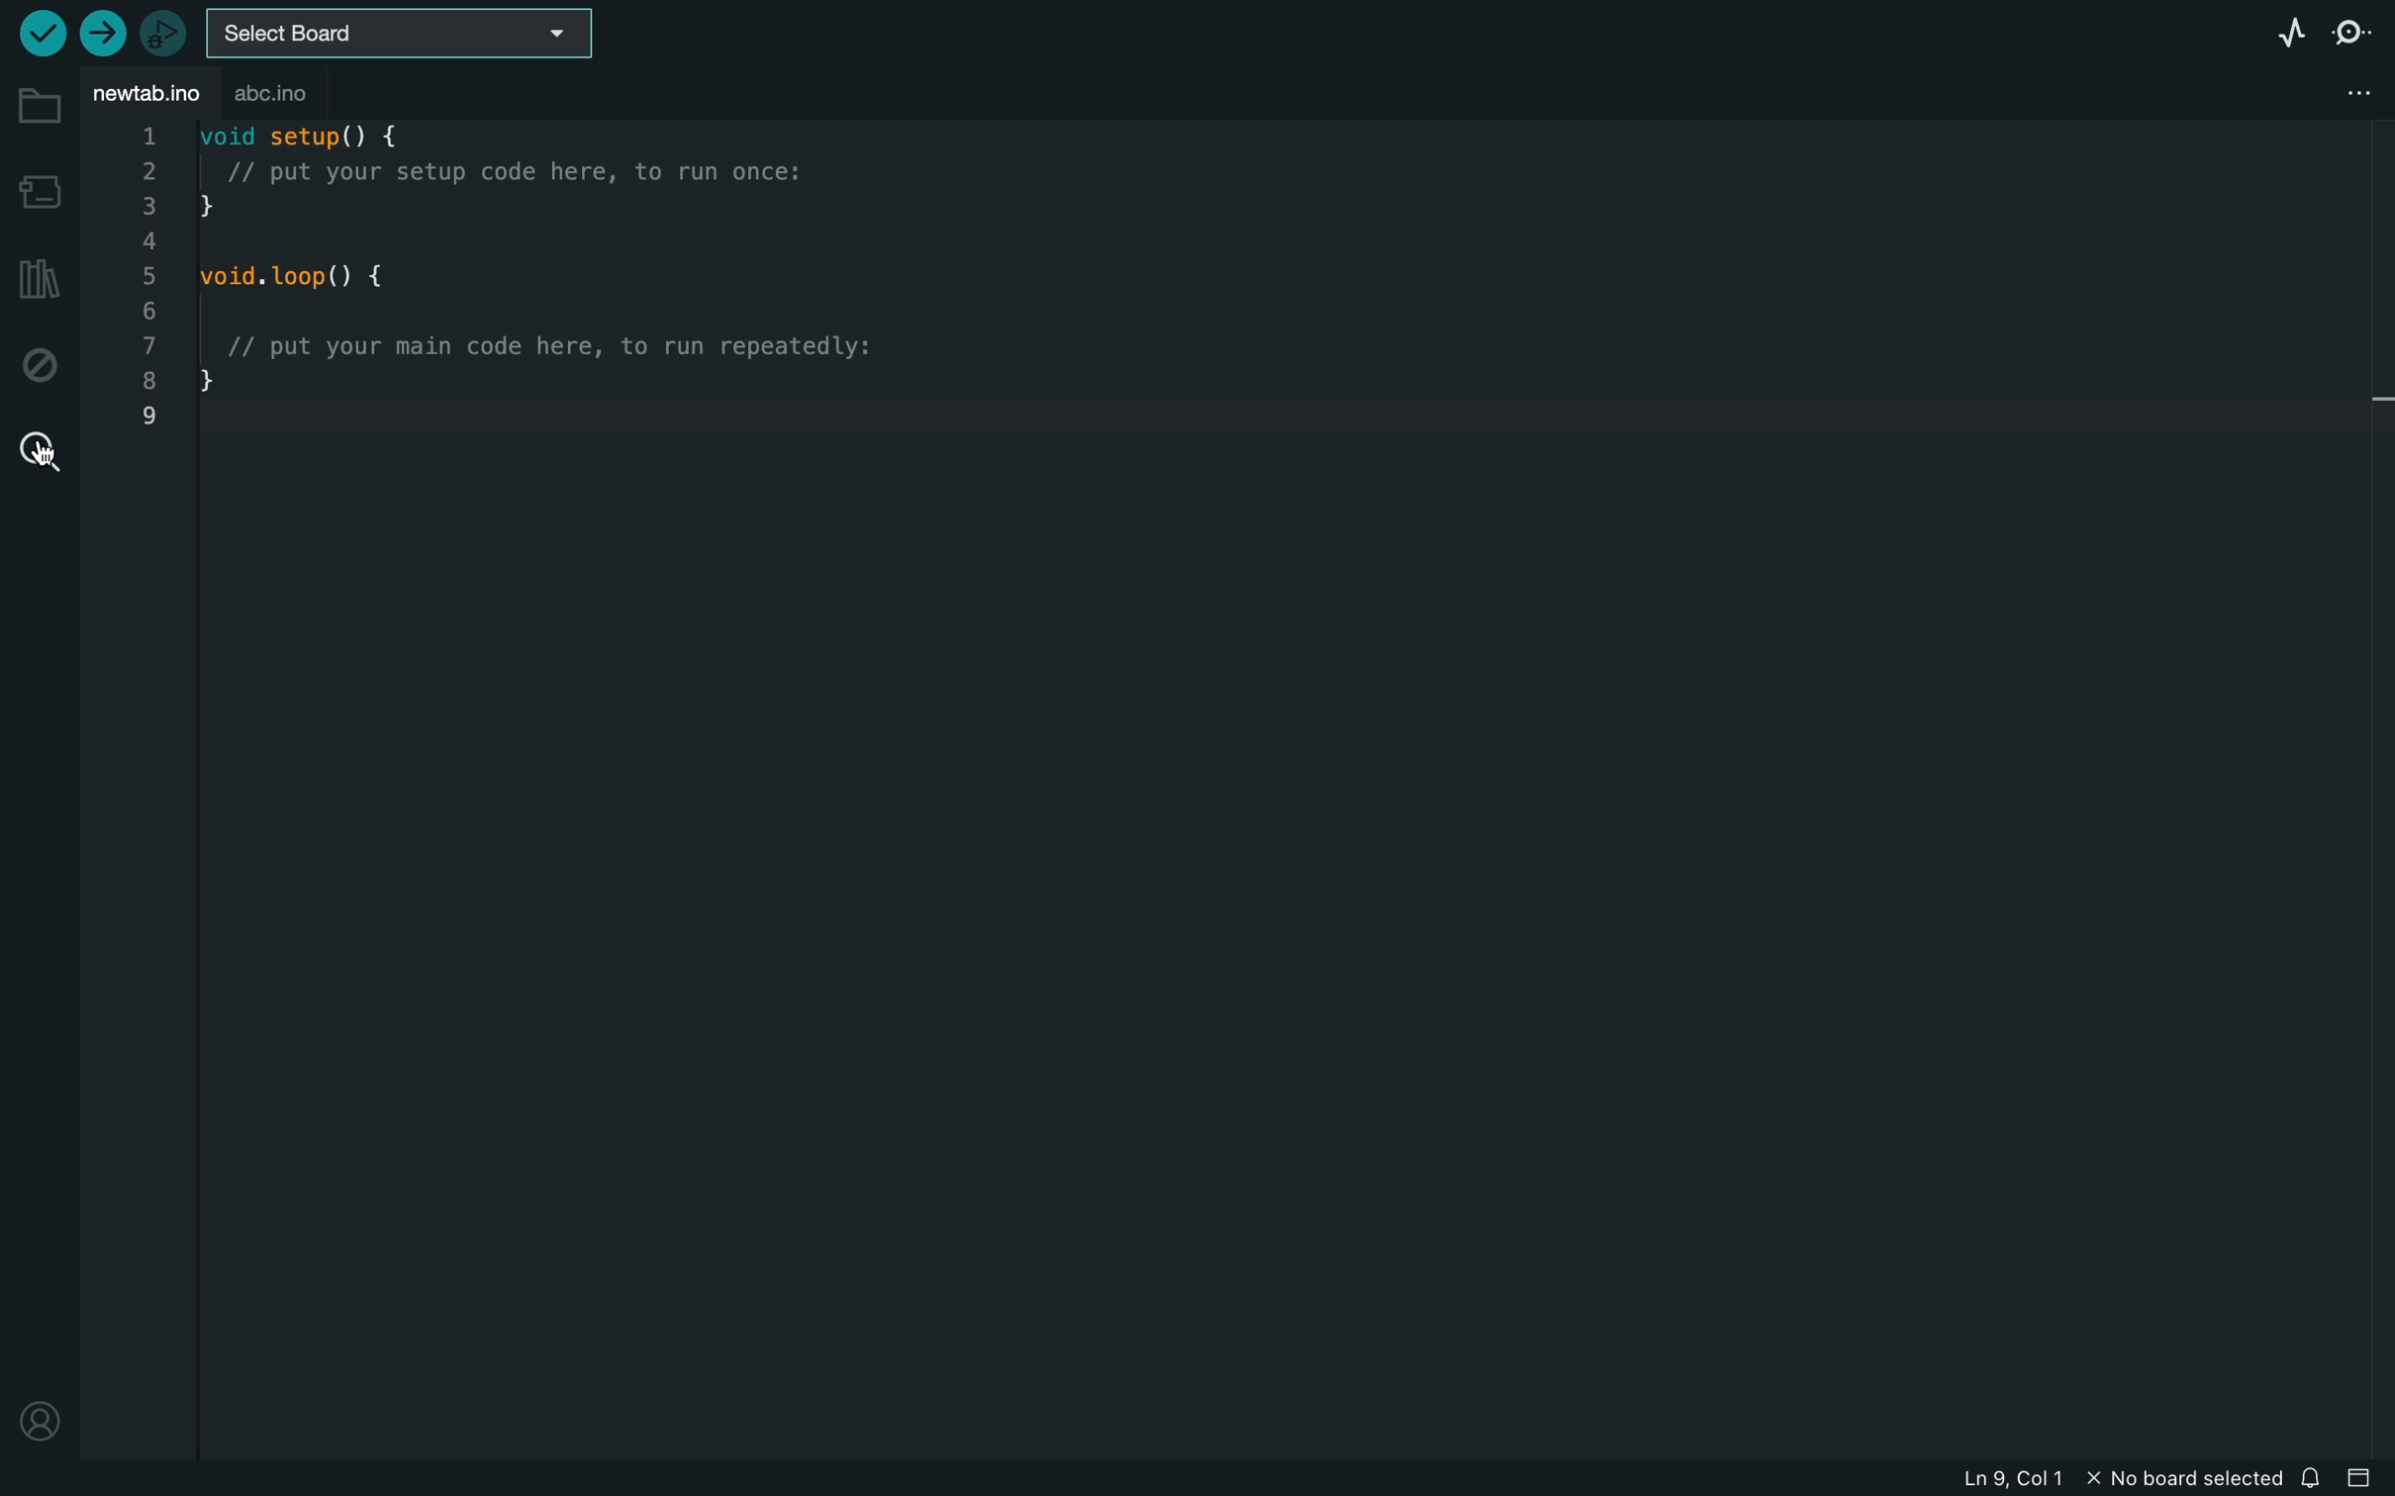 The image size is (2395, 1496). Describe the element at coordinates (37, 366) in the screenshot. I see `debug` at that location.